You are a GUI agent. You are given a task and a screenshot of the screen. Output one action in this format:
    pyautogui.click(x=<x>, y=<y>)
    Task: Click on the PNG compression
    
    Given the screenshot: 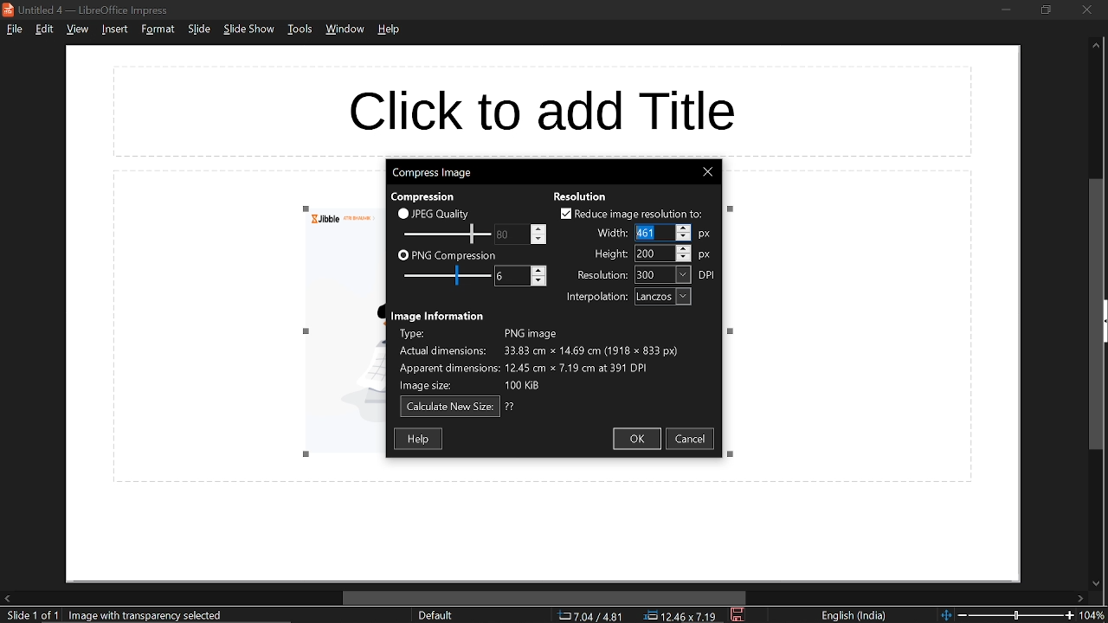 What is the action you would take?
    pyautogui.click(x=455, y=254)
    